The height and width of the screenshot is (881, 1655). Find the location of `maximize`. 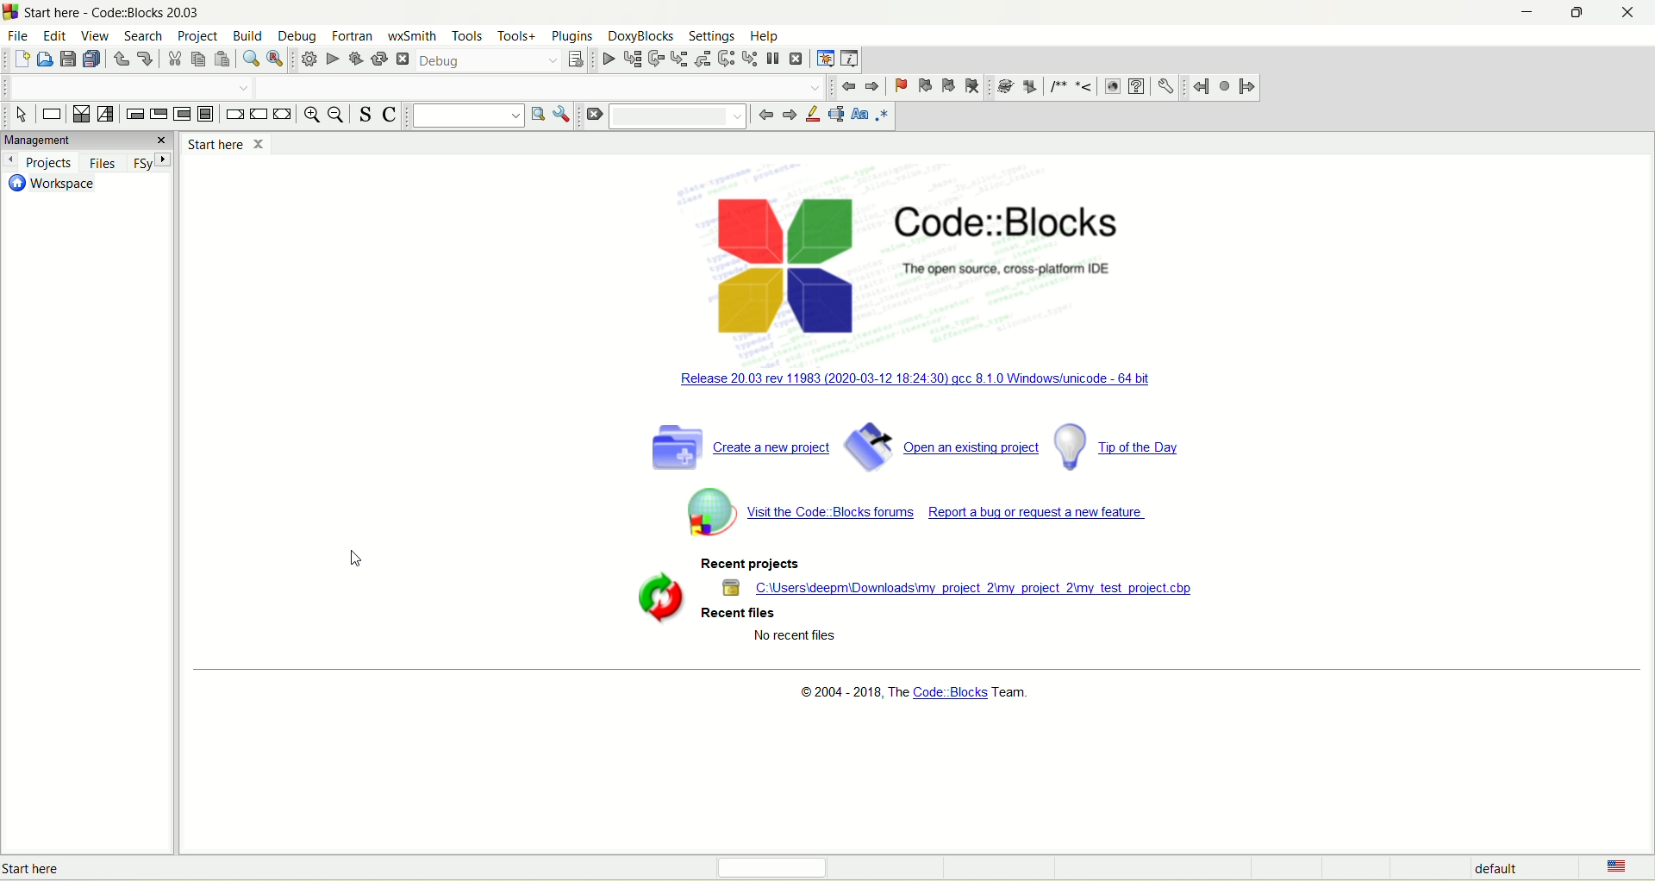

maximize is located at coordinates (1582, 12).